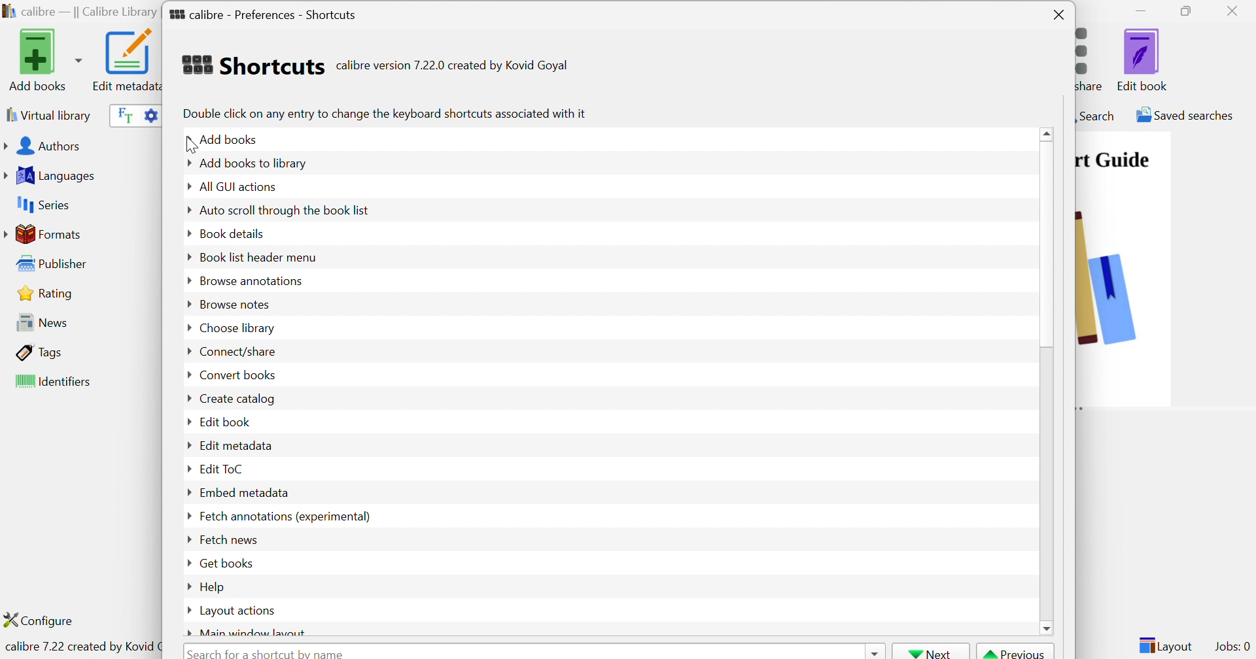 The width and height of the screenshot is (1256, 659). I want to click on Browse notes, so click(232, 304).